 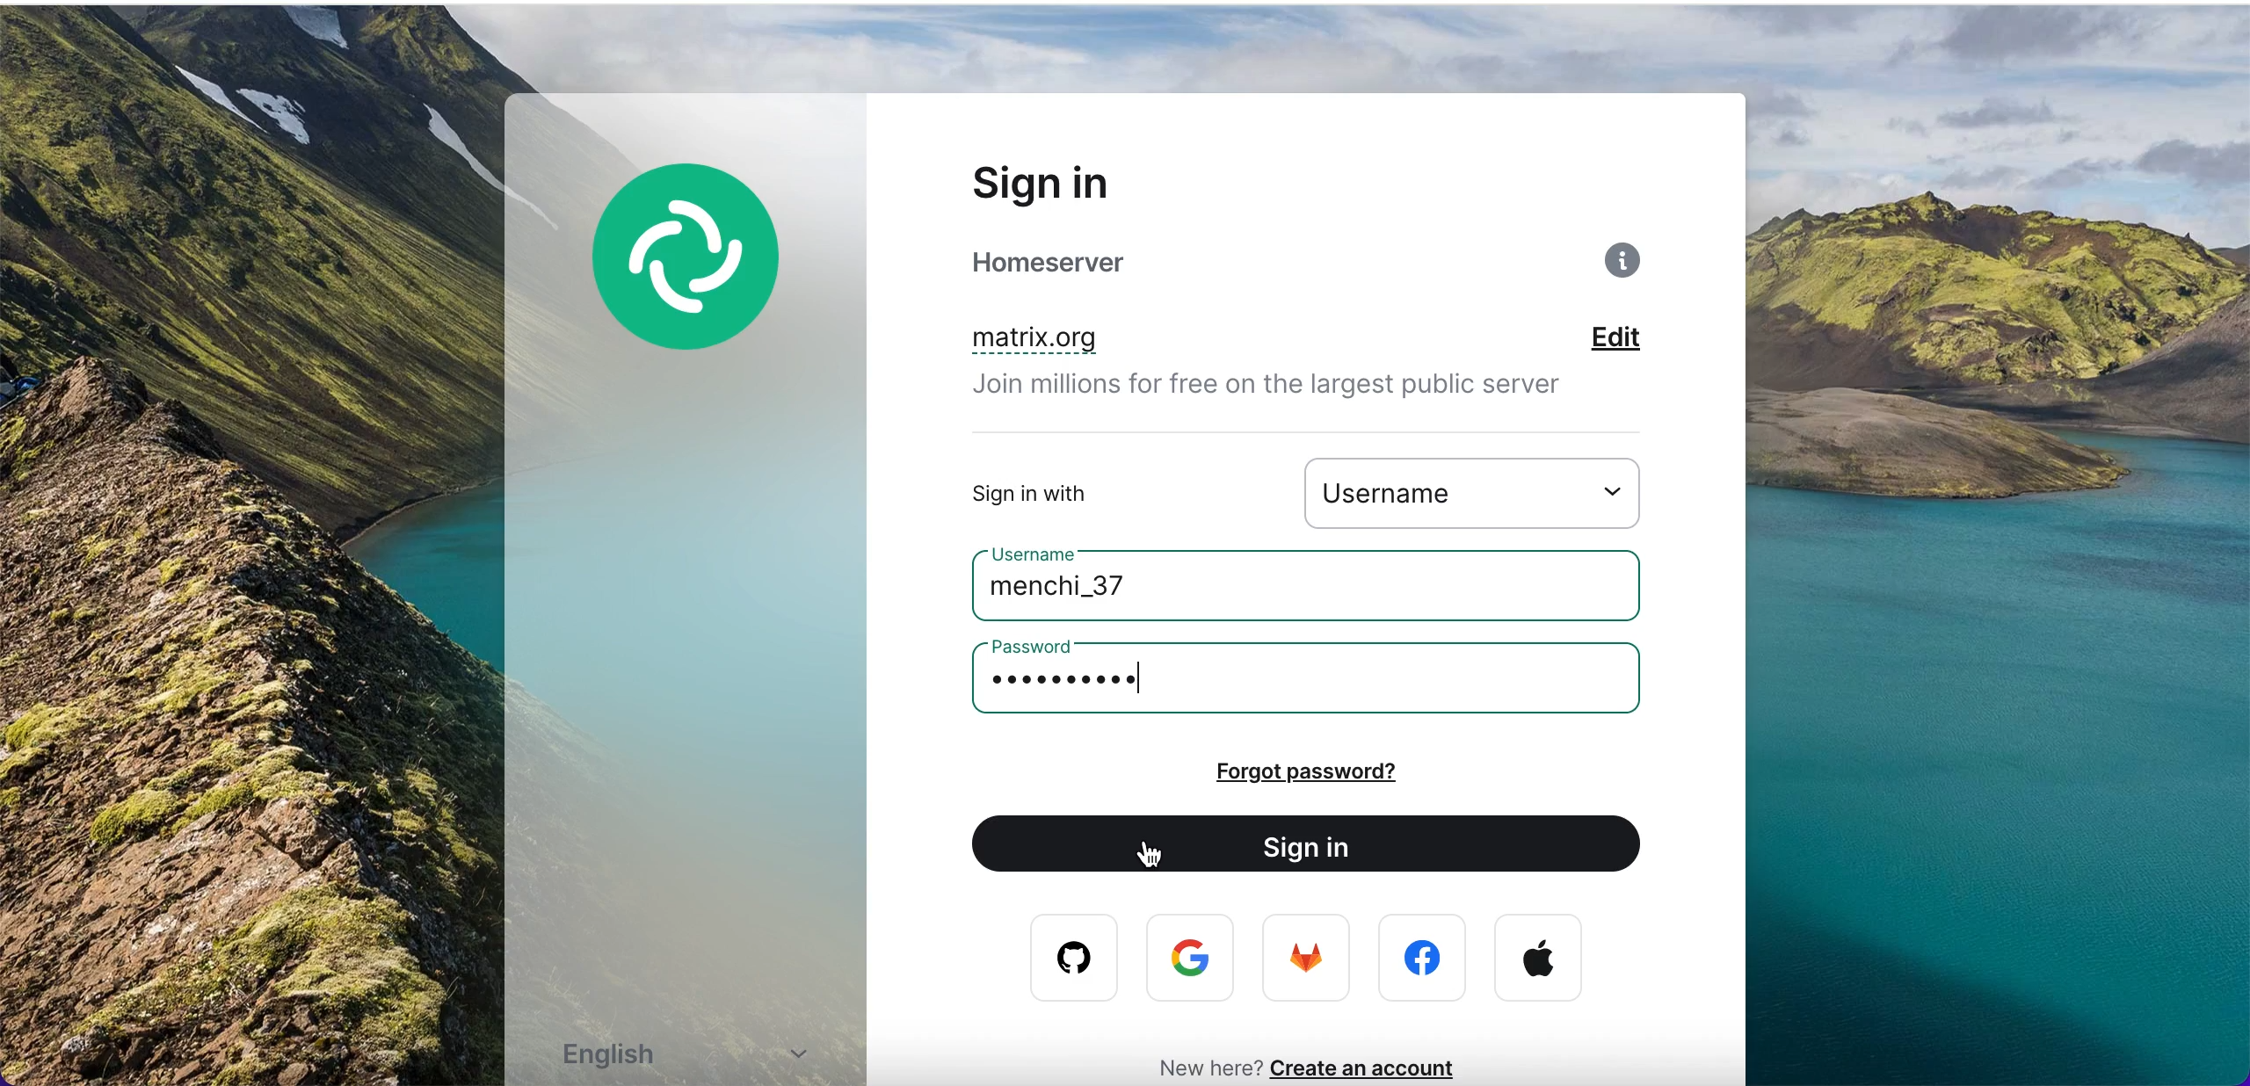 What do you see at coordinates (1317, 845) in the screenshot?
I see `sign in` at bounding box center [1317, 845].